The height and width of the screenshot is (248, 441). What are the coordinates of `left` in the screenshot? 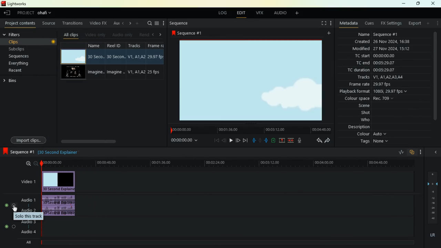 It's located at (153, 34).